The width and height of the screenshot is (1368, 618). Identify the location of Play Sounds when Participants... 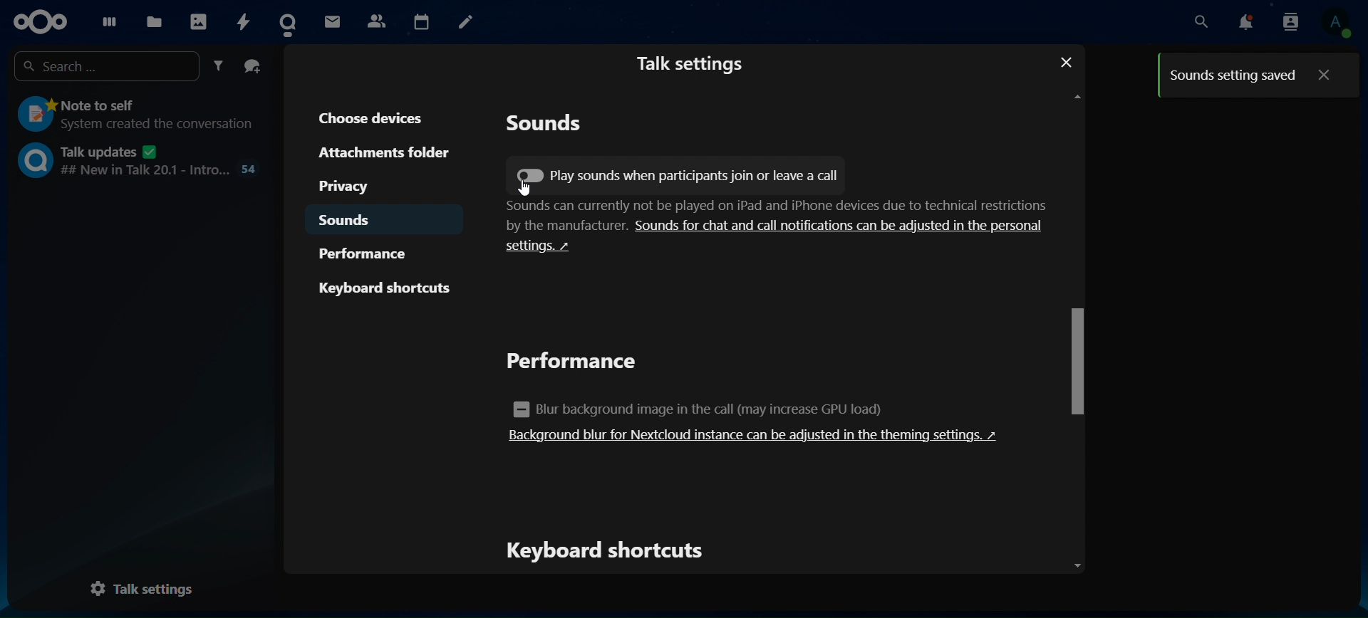
(532, 175).